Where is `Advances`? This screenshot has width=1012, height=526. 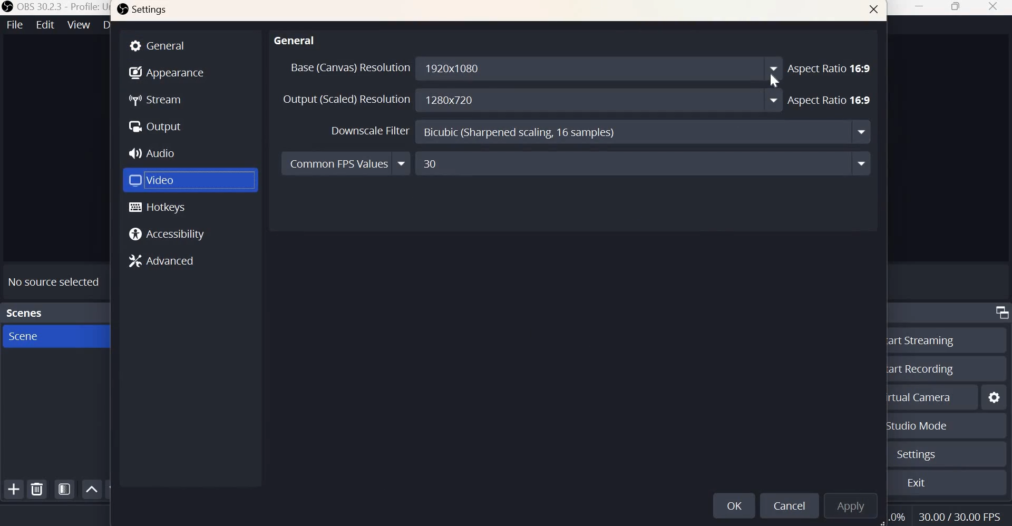 Advances is located at coordinates (167, 262).